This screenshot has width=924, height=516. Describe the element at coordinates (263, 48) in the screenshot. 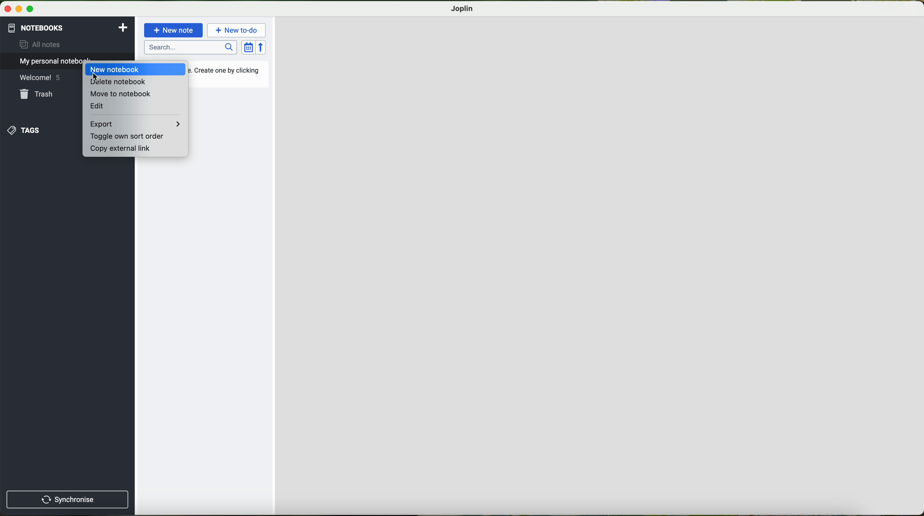

I see `` at that location.